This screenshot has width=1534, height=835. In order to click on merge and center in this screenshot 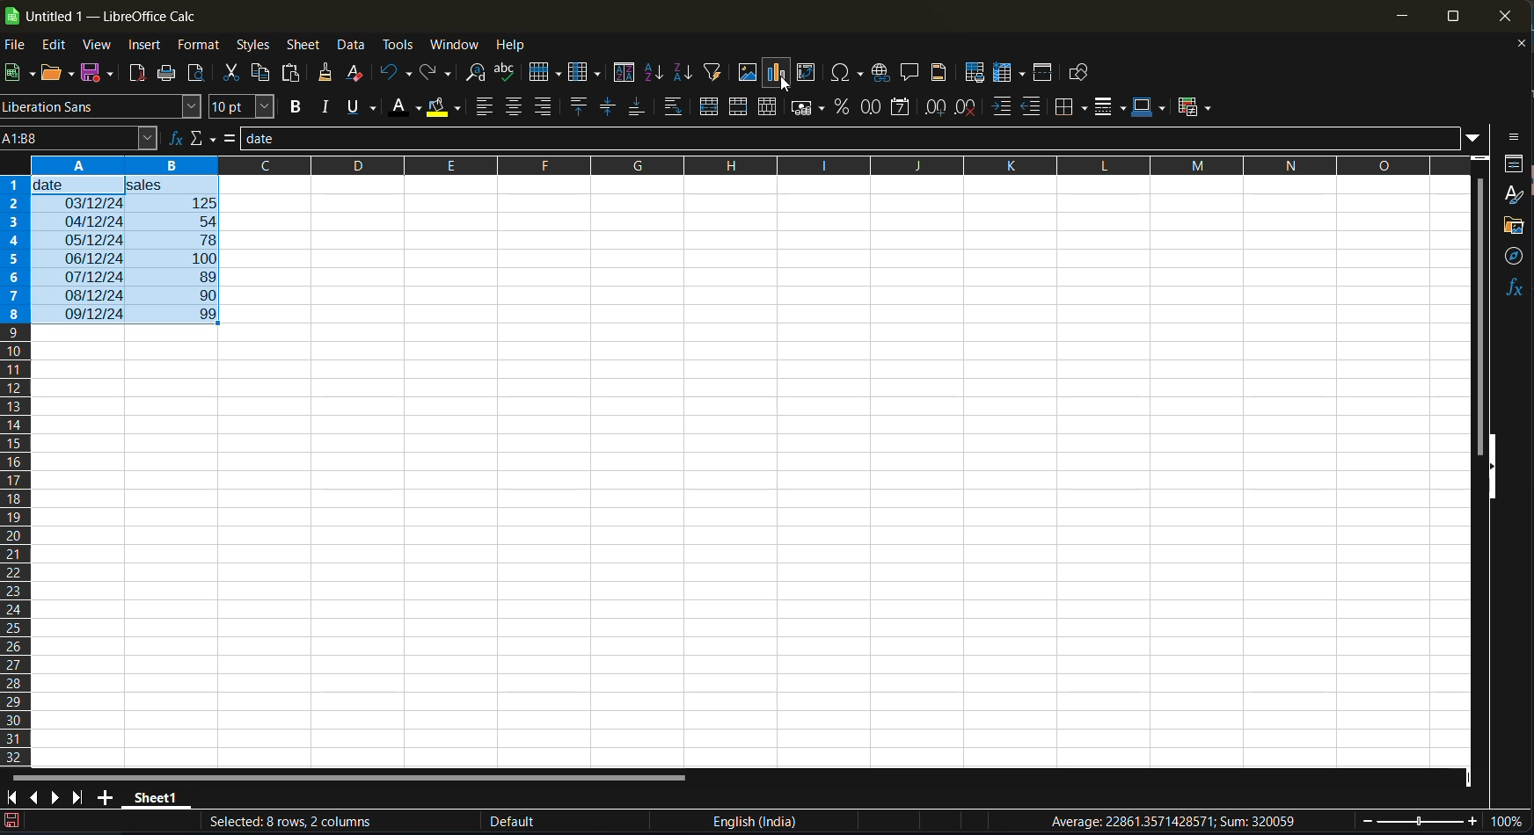, I will do `click(712, 106)`.